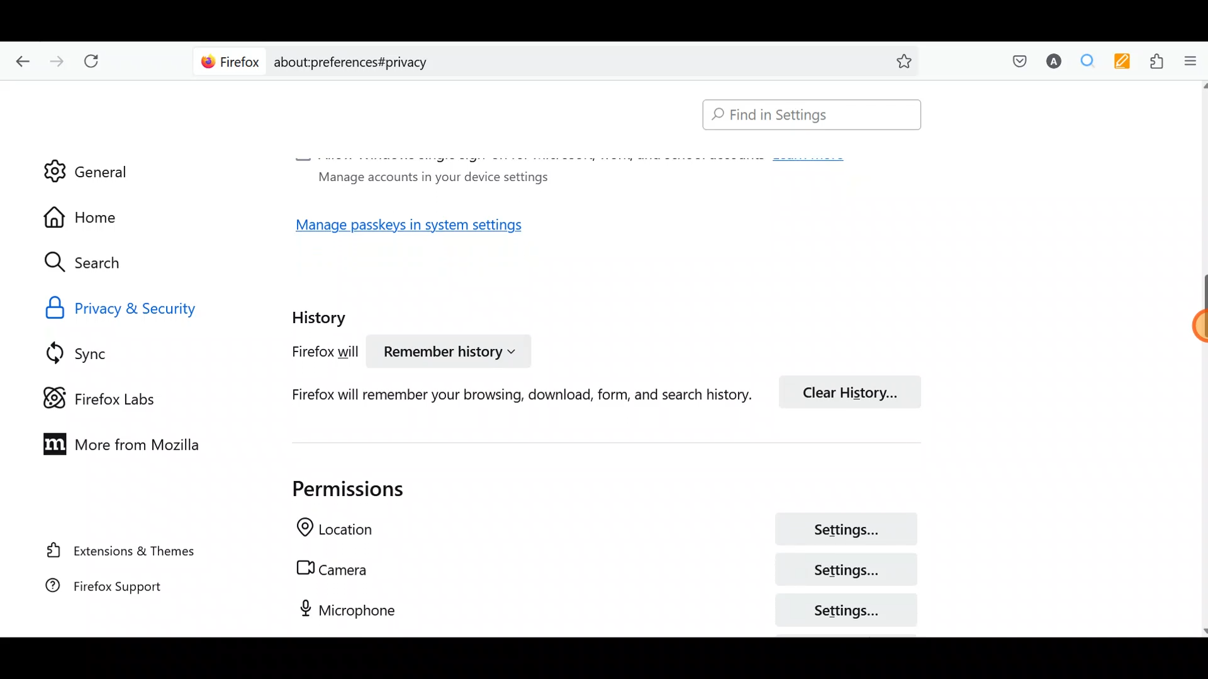 The height and width of the screenshot is (679, 1208). Describe the element at coordinates (124, 553) in the screenshot. I see `Extension & themes` at that location.